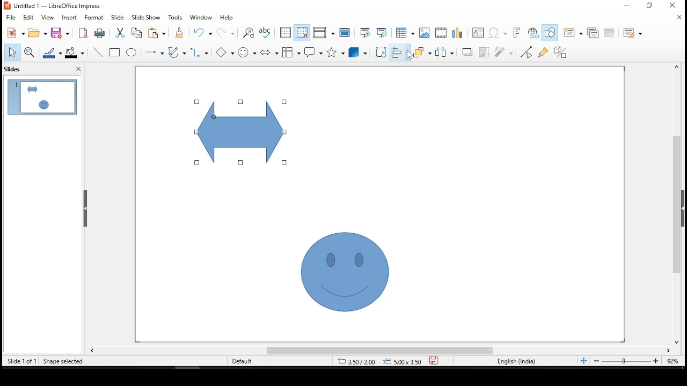 This screenshot has height=386, width=687. I want to click on start from first slide, so click(365, 32).